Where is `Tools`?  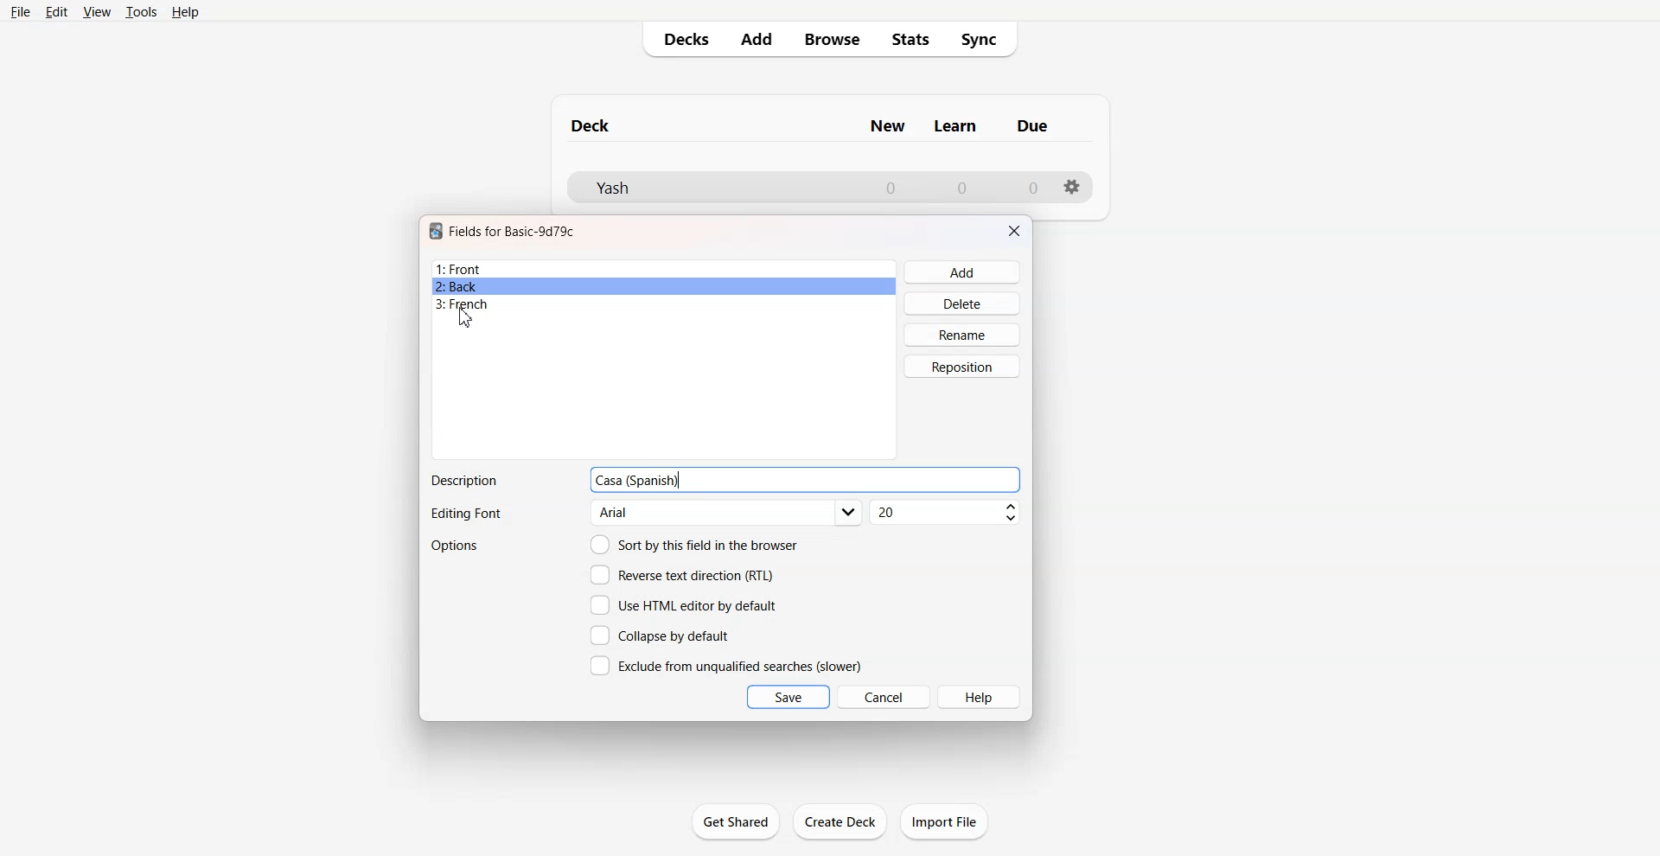
Tools is located at coordinates (141, 11).